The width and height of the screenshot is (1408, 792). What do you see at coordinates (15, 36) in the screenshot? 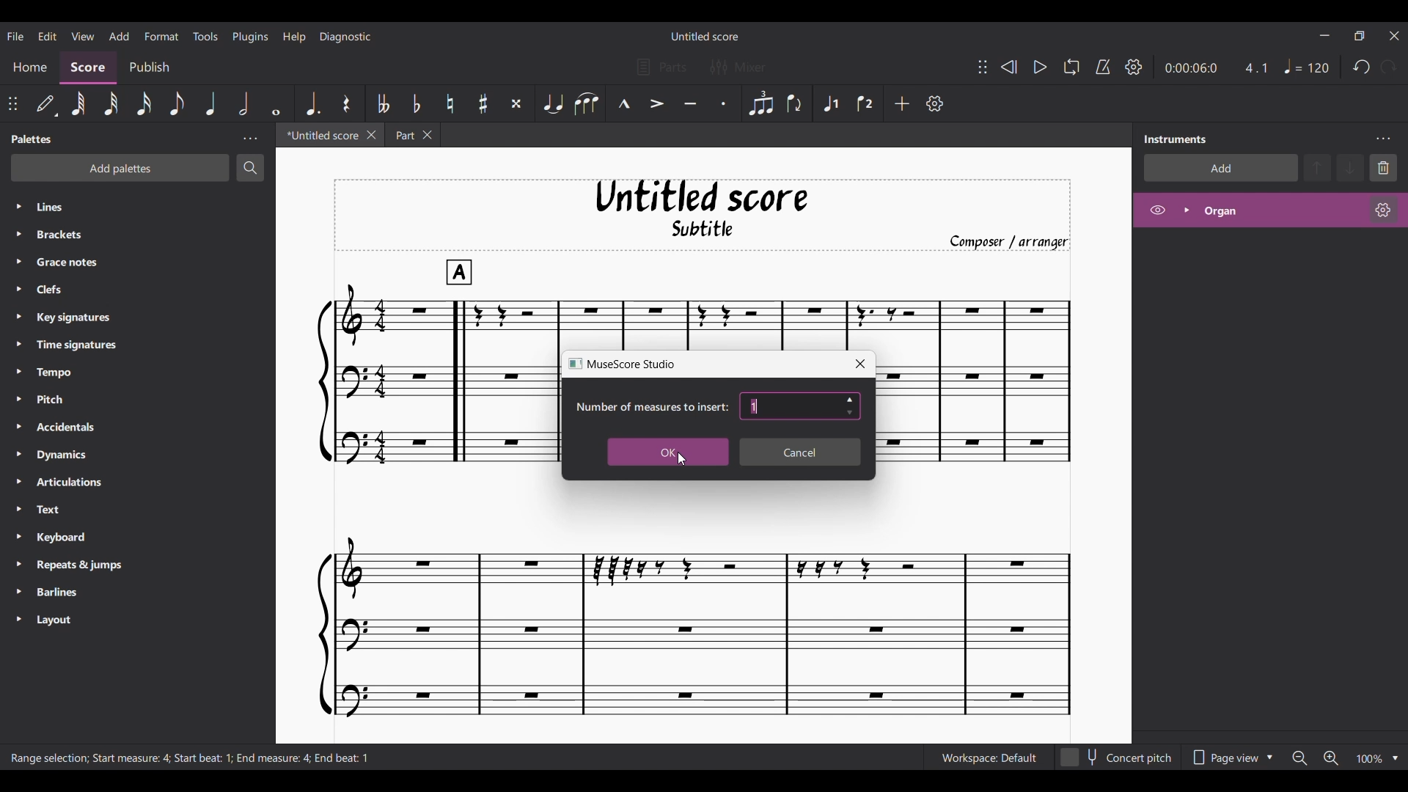
I see `File menu` at bounding box center [15, 36].